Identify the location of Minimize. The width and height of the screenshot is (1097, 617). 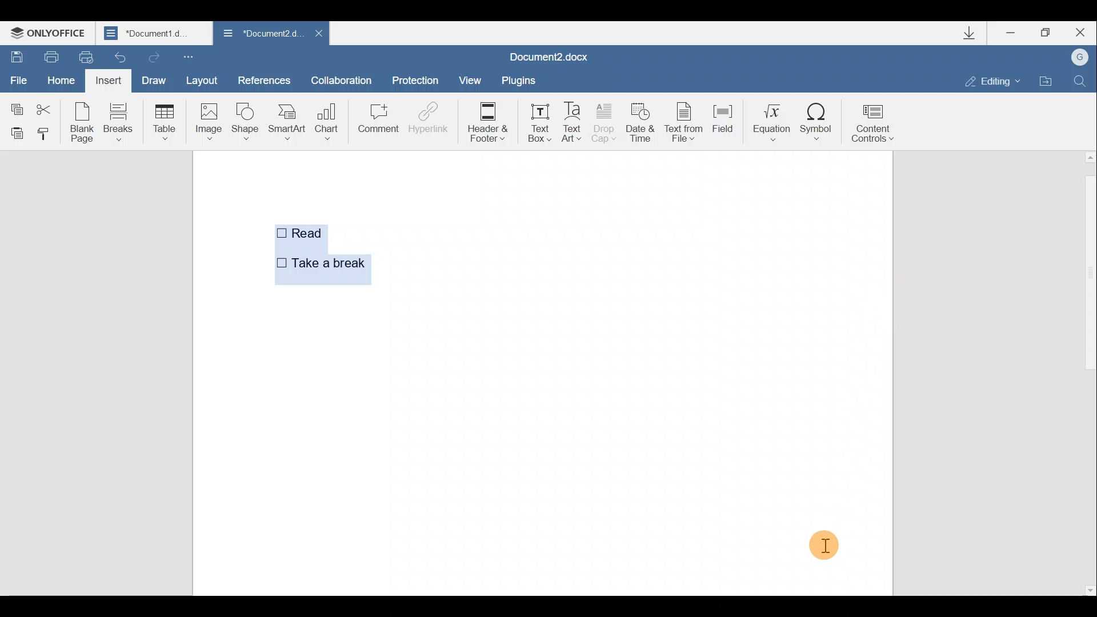
(1011, 34).